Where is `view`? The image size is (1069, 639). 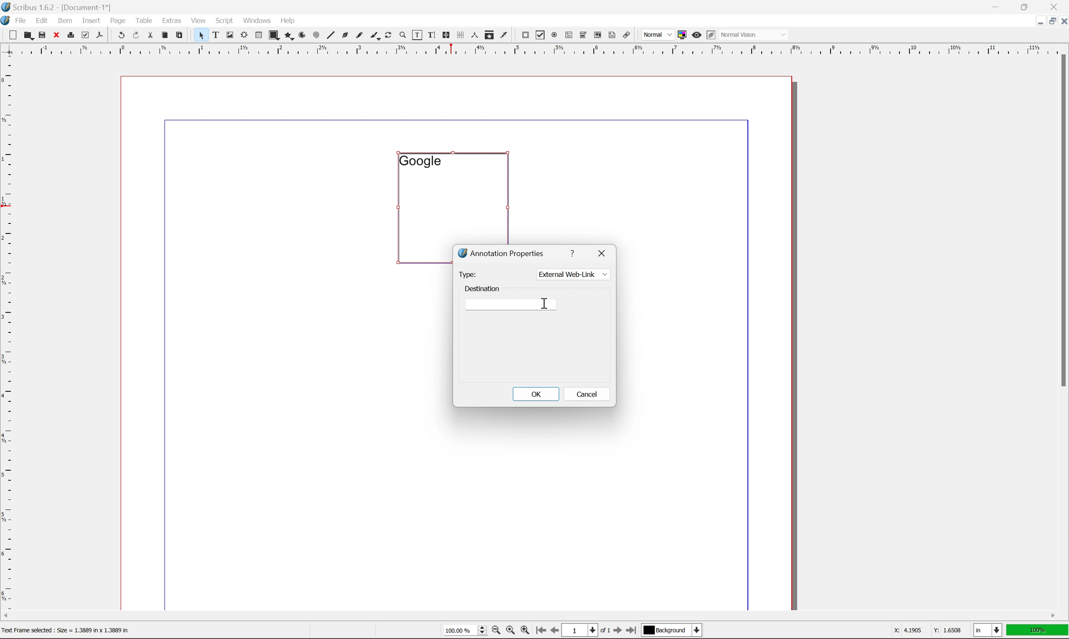 view is located at coordinates (200, 20).